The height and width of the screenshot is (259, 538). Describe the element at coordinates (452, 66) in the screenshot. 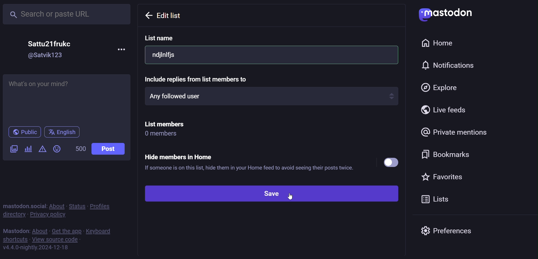

I see `notification` at that location.